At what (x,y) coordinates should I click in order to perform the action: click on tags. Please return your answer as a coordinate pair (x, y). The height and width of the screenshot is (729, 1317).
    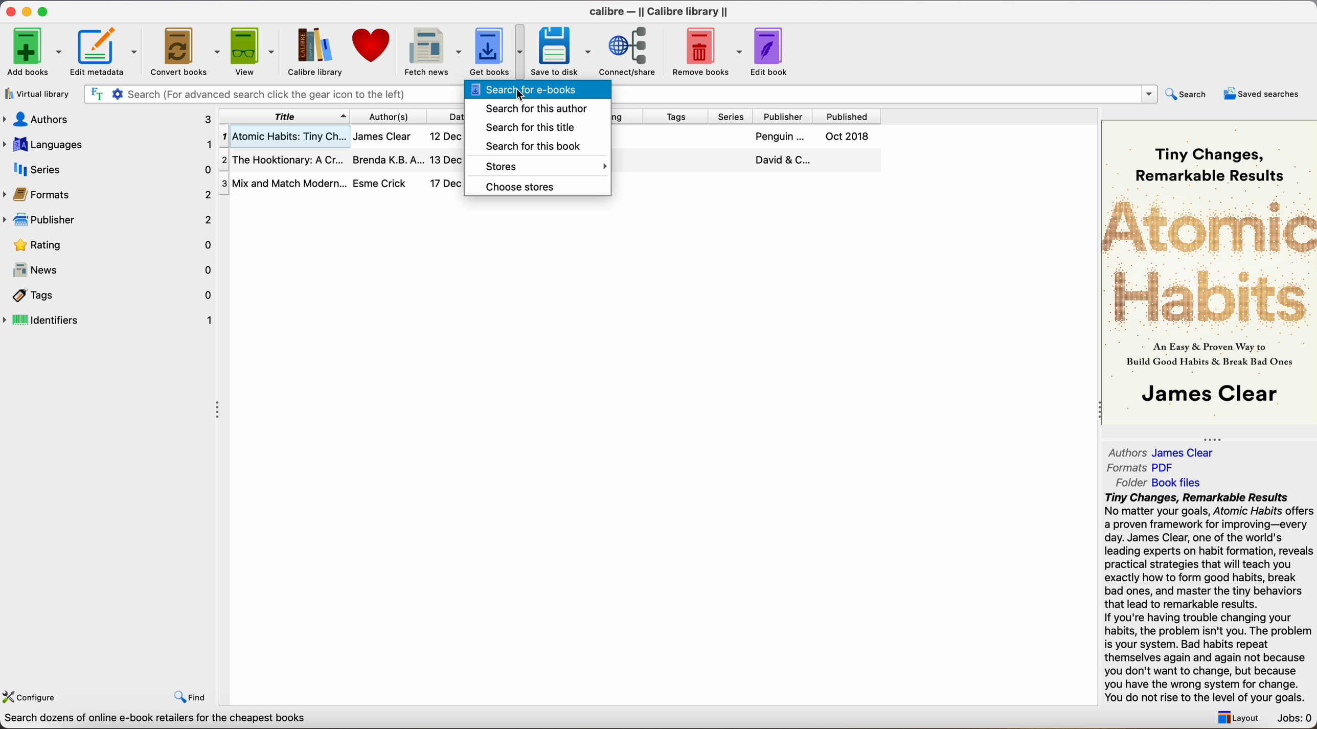
    Looking at the image, I should click on (110, 297).